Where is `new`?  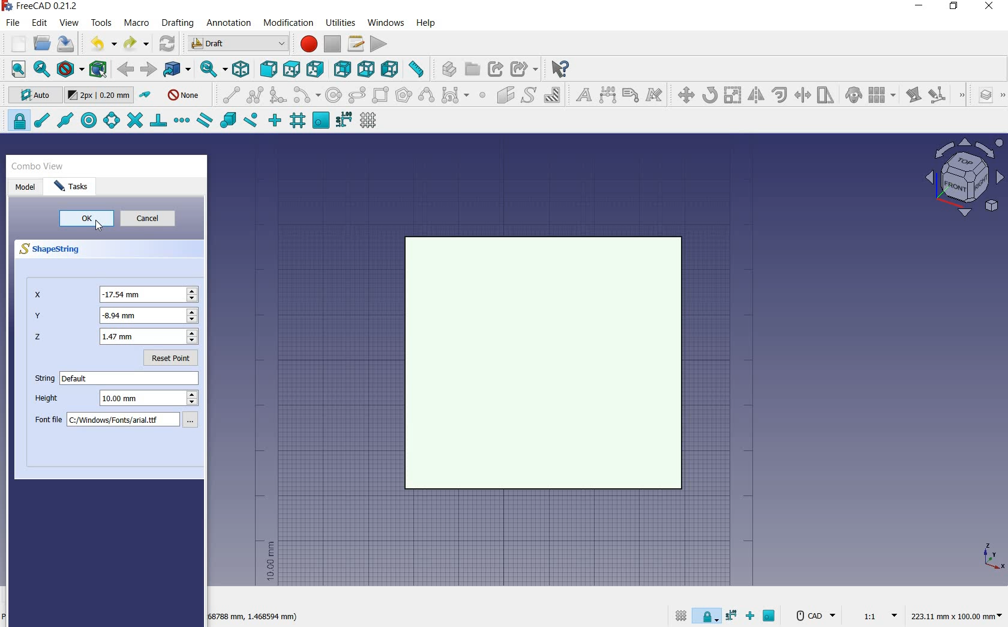 new is located at coordinates (14, 45).